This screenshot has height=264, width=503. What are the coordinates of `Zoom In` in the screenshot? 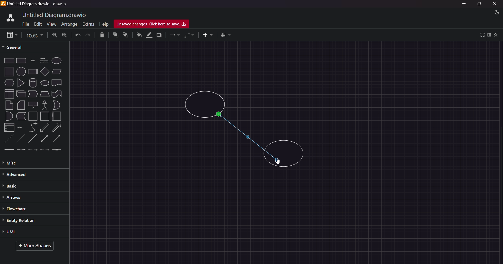 It's located at (55, 35).